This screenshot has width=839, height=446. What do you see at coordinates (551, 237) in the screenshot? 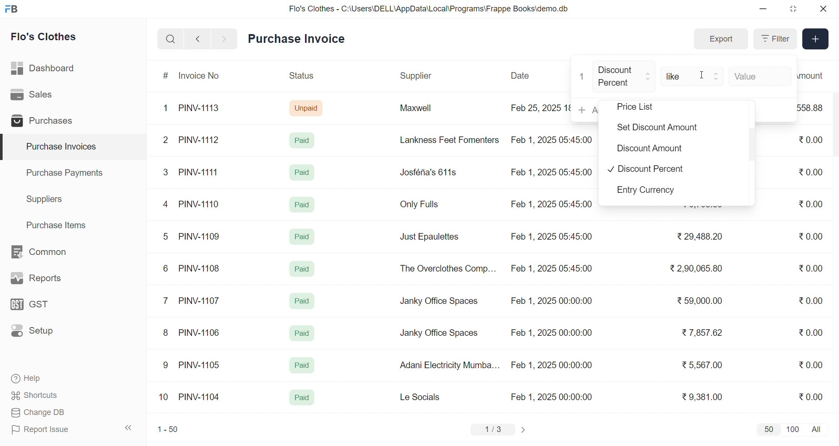
I see `Feb 1, 2025 05:45:00` at bounding box center [551, 237].